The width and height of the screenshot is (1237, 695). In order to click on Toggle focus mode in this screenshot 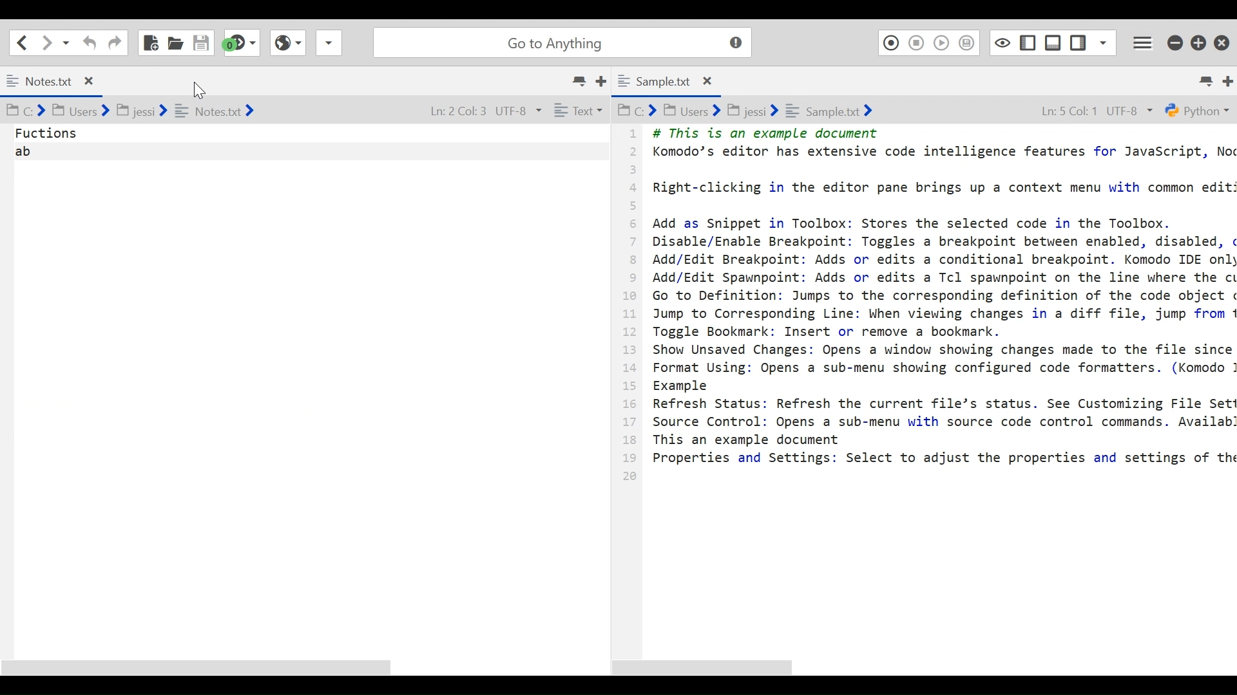, I will do `click(1002, 42)`.